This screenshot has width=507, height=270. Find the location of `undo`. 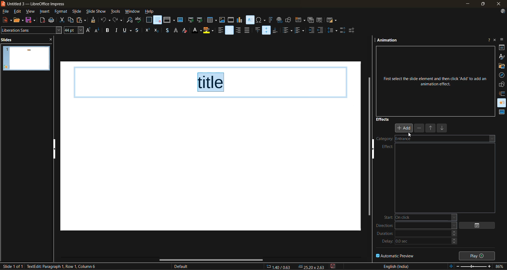

undo is located at coordinates (105, 20).